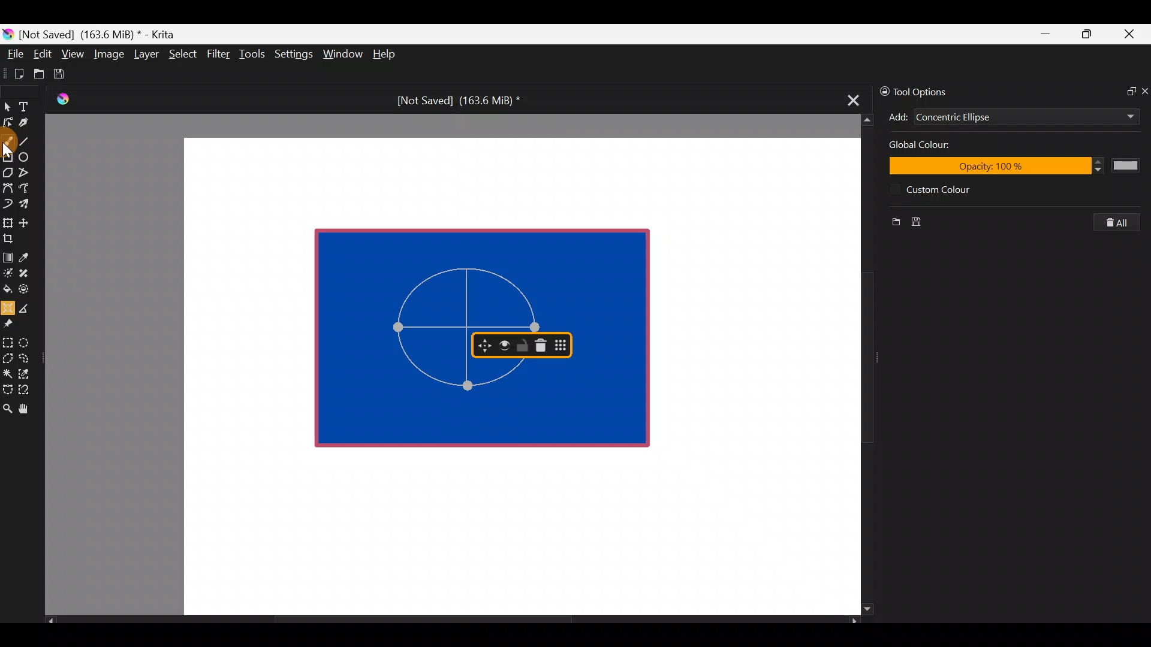 Image resolution: width=1151 pixels, height=647 pixels. Describe the element at coordinates (8, 122) in the screenshot. I see `Edit shapes tool` at that location.